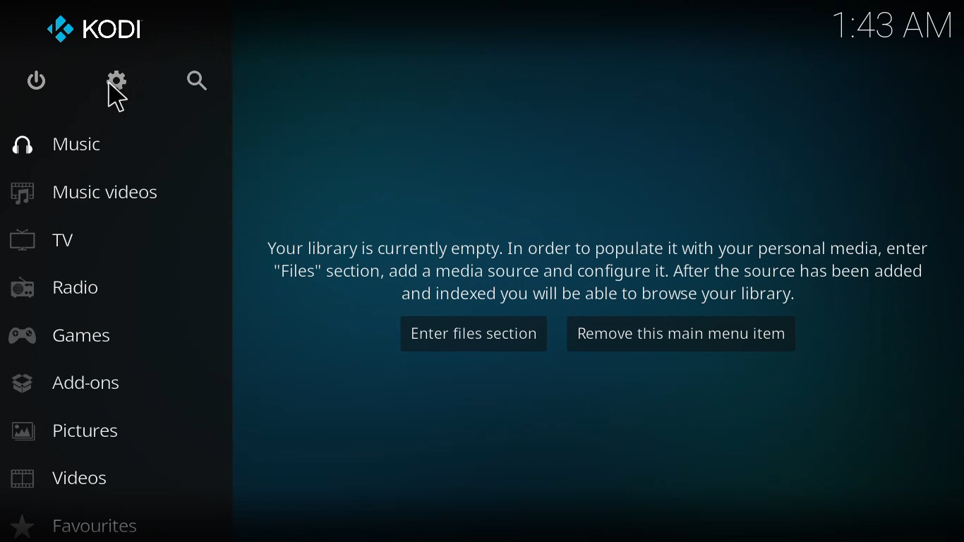  I want to click on radio, so click(53, 286).